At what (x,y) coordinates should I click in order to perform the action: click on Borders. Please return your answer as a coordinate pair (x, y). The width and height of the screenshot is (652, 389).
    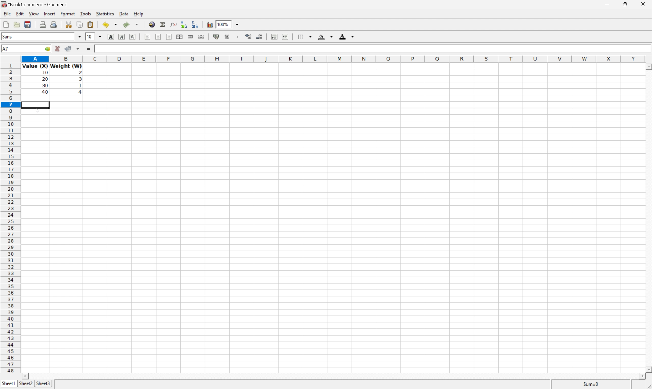
    Looking at the image, I should click on (304, 36).